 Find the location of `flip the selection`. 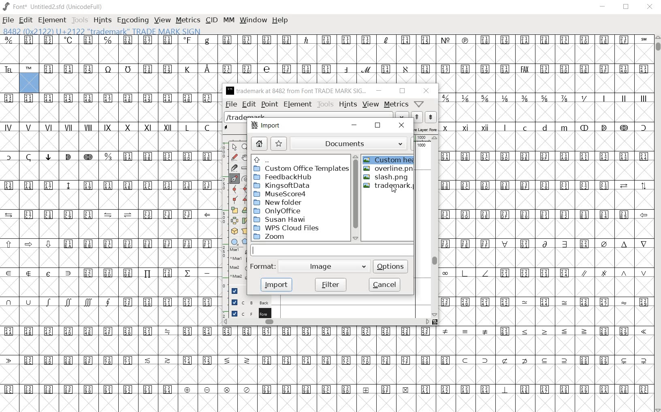

flip the selection is located at coordinates (235, 221).